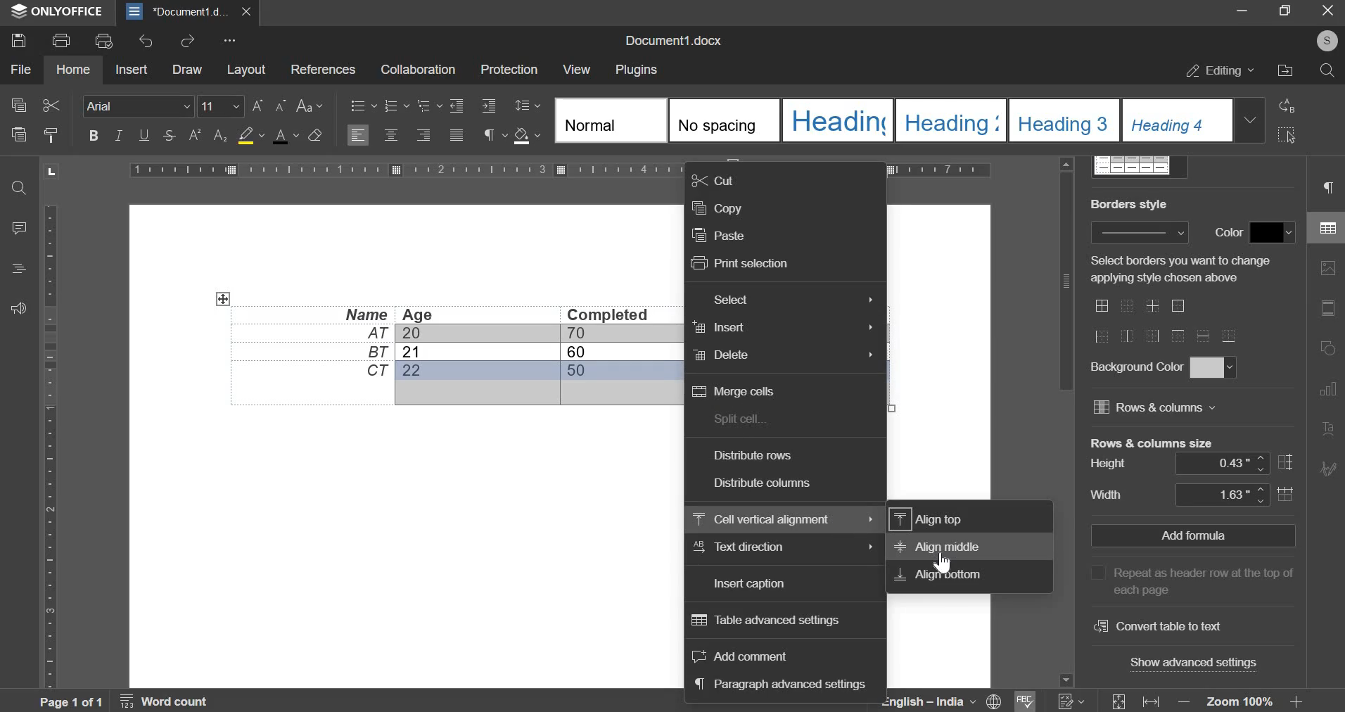 The image size is (1345, 712). I want to click on align center, so click(393, 134).